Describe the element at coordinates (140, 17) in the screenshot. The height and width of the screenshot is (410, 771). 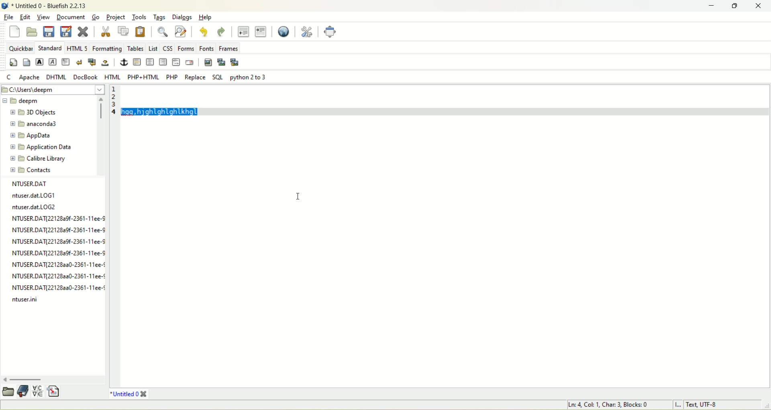
I see `tools` at that location.